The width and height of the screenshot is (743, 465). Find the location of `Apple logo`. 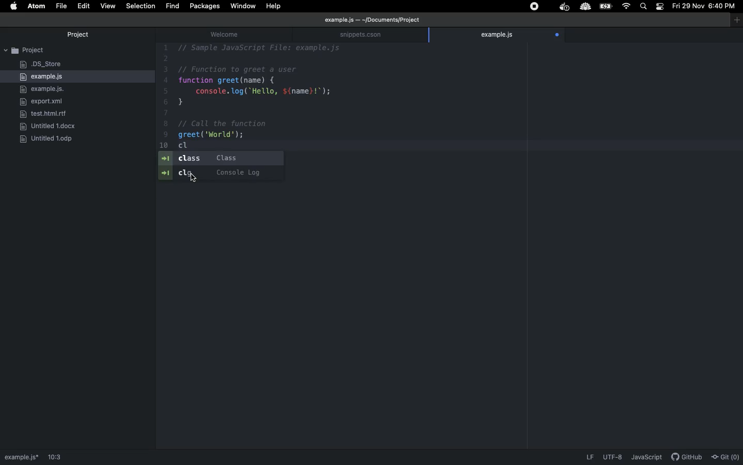

Apple logo is located at coordinates (15, 6).